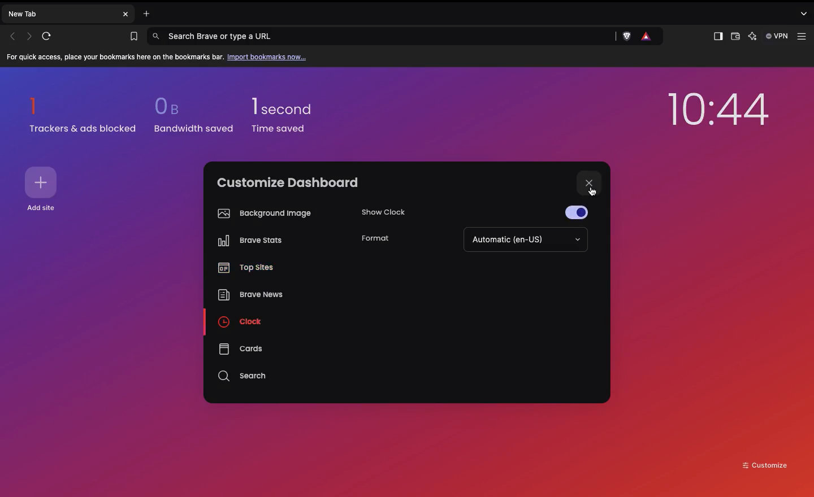 The width and height of the screenshot is (814, 497). I want to click on On top sites, so click(246, 269).